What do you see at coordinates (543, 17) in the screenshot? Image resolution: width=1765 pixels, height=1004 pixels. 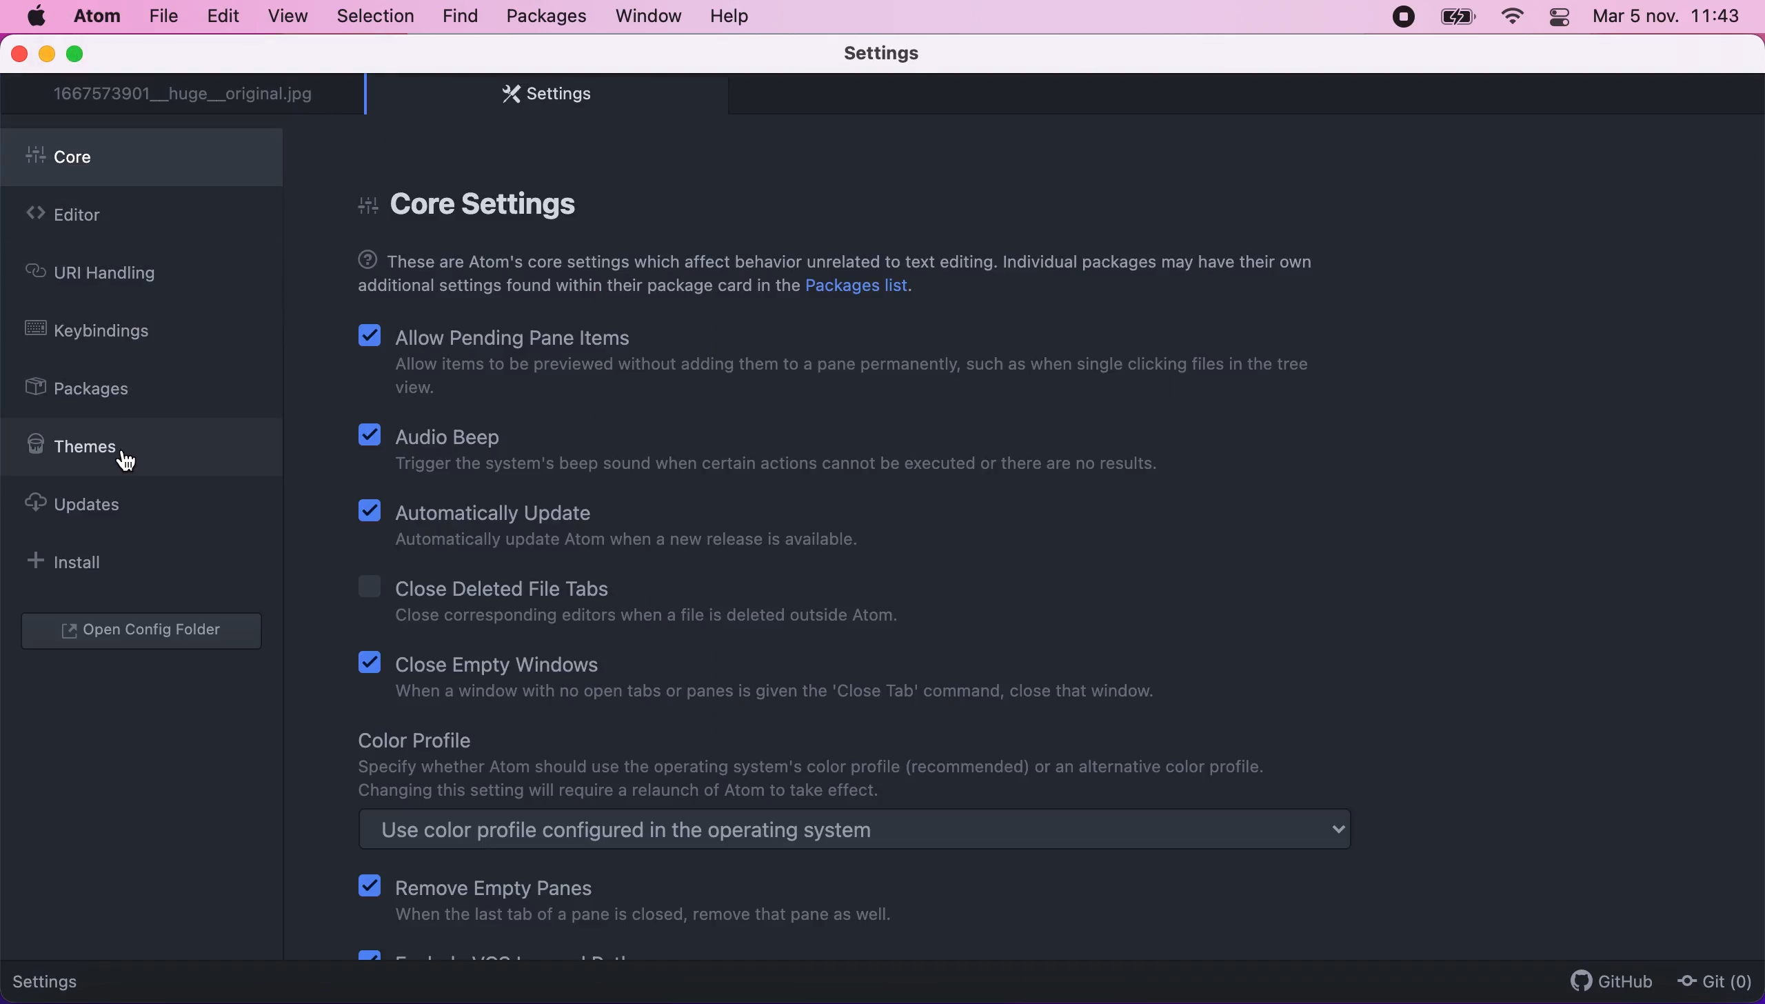 I see `packages` at bounding box center [543, 17].